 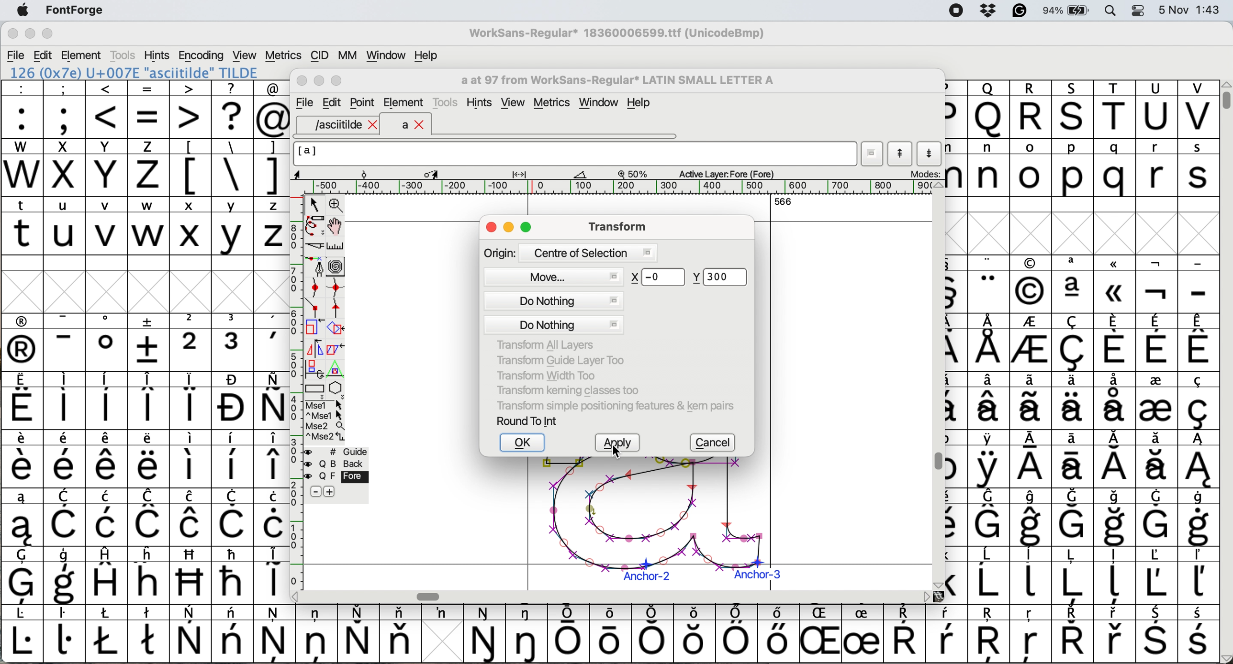 What do you see at coordinates (1156, 459) in the screenshot?
I see `symbol` at bounding box center [1156, 459].